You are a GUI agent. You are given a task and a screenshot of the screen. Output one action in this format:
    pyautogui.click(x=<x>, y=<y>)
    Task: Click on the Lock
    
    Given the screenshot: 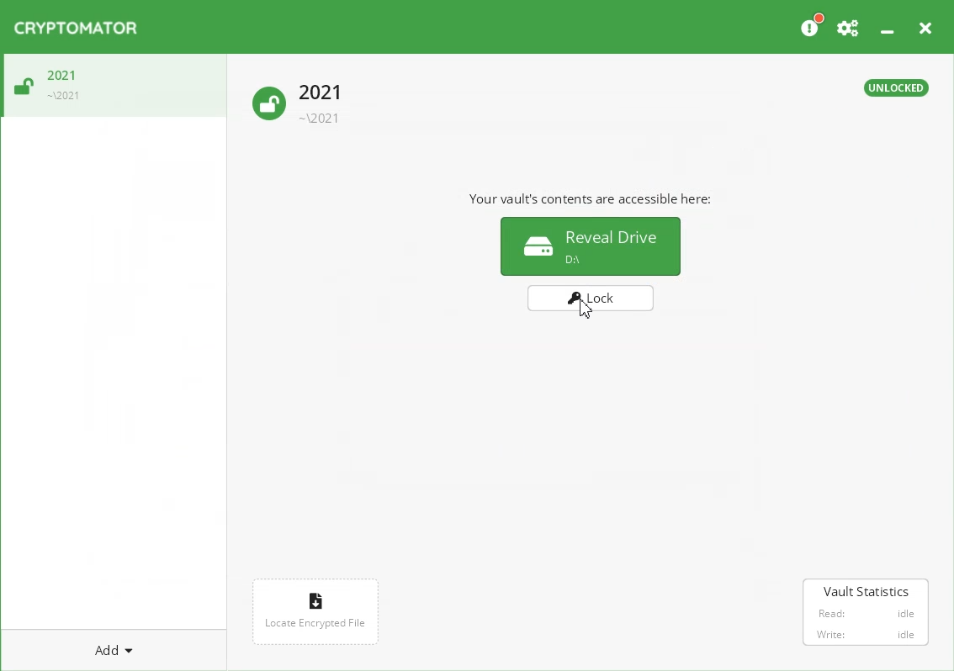 What is the action you would take?
    pyautogui.click(x=593, y=304)
    